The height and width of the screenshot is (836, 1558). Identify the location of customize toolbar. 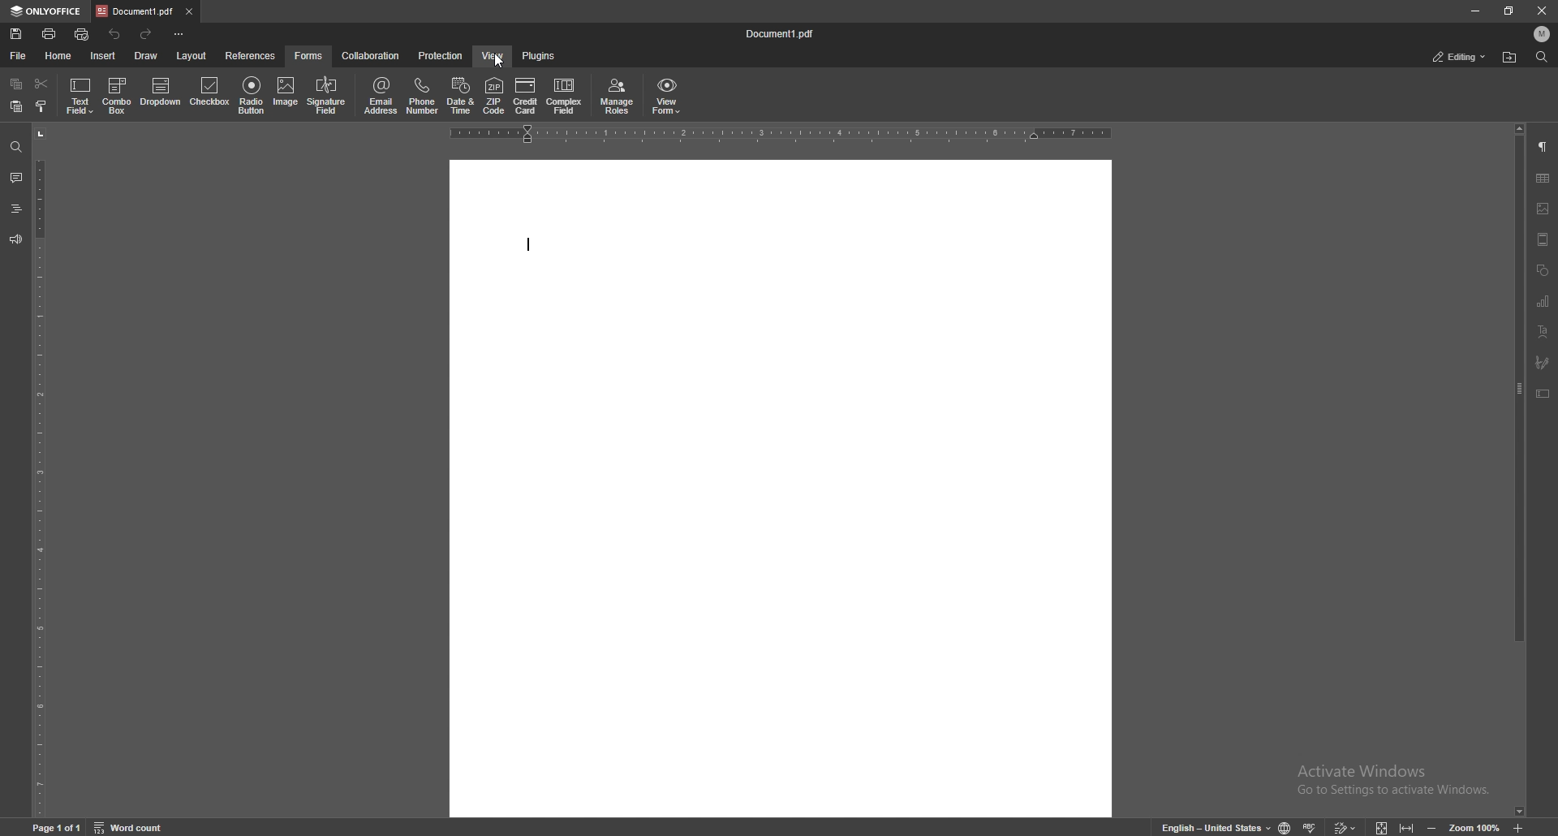
(182, 34).